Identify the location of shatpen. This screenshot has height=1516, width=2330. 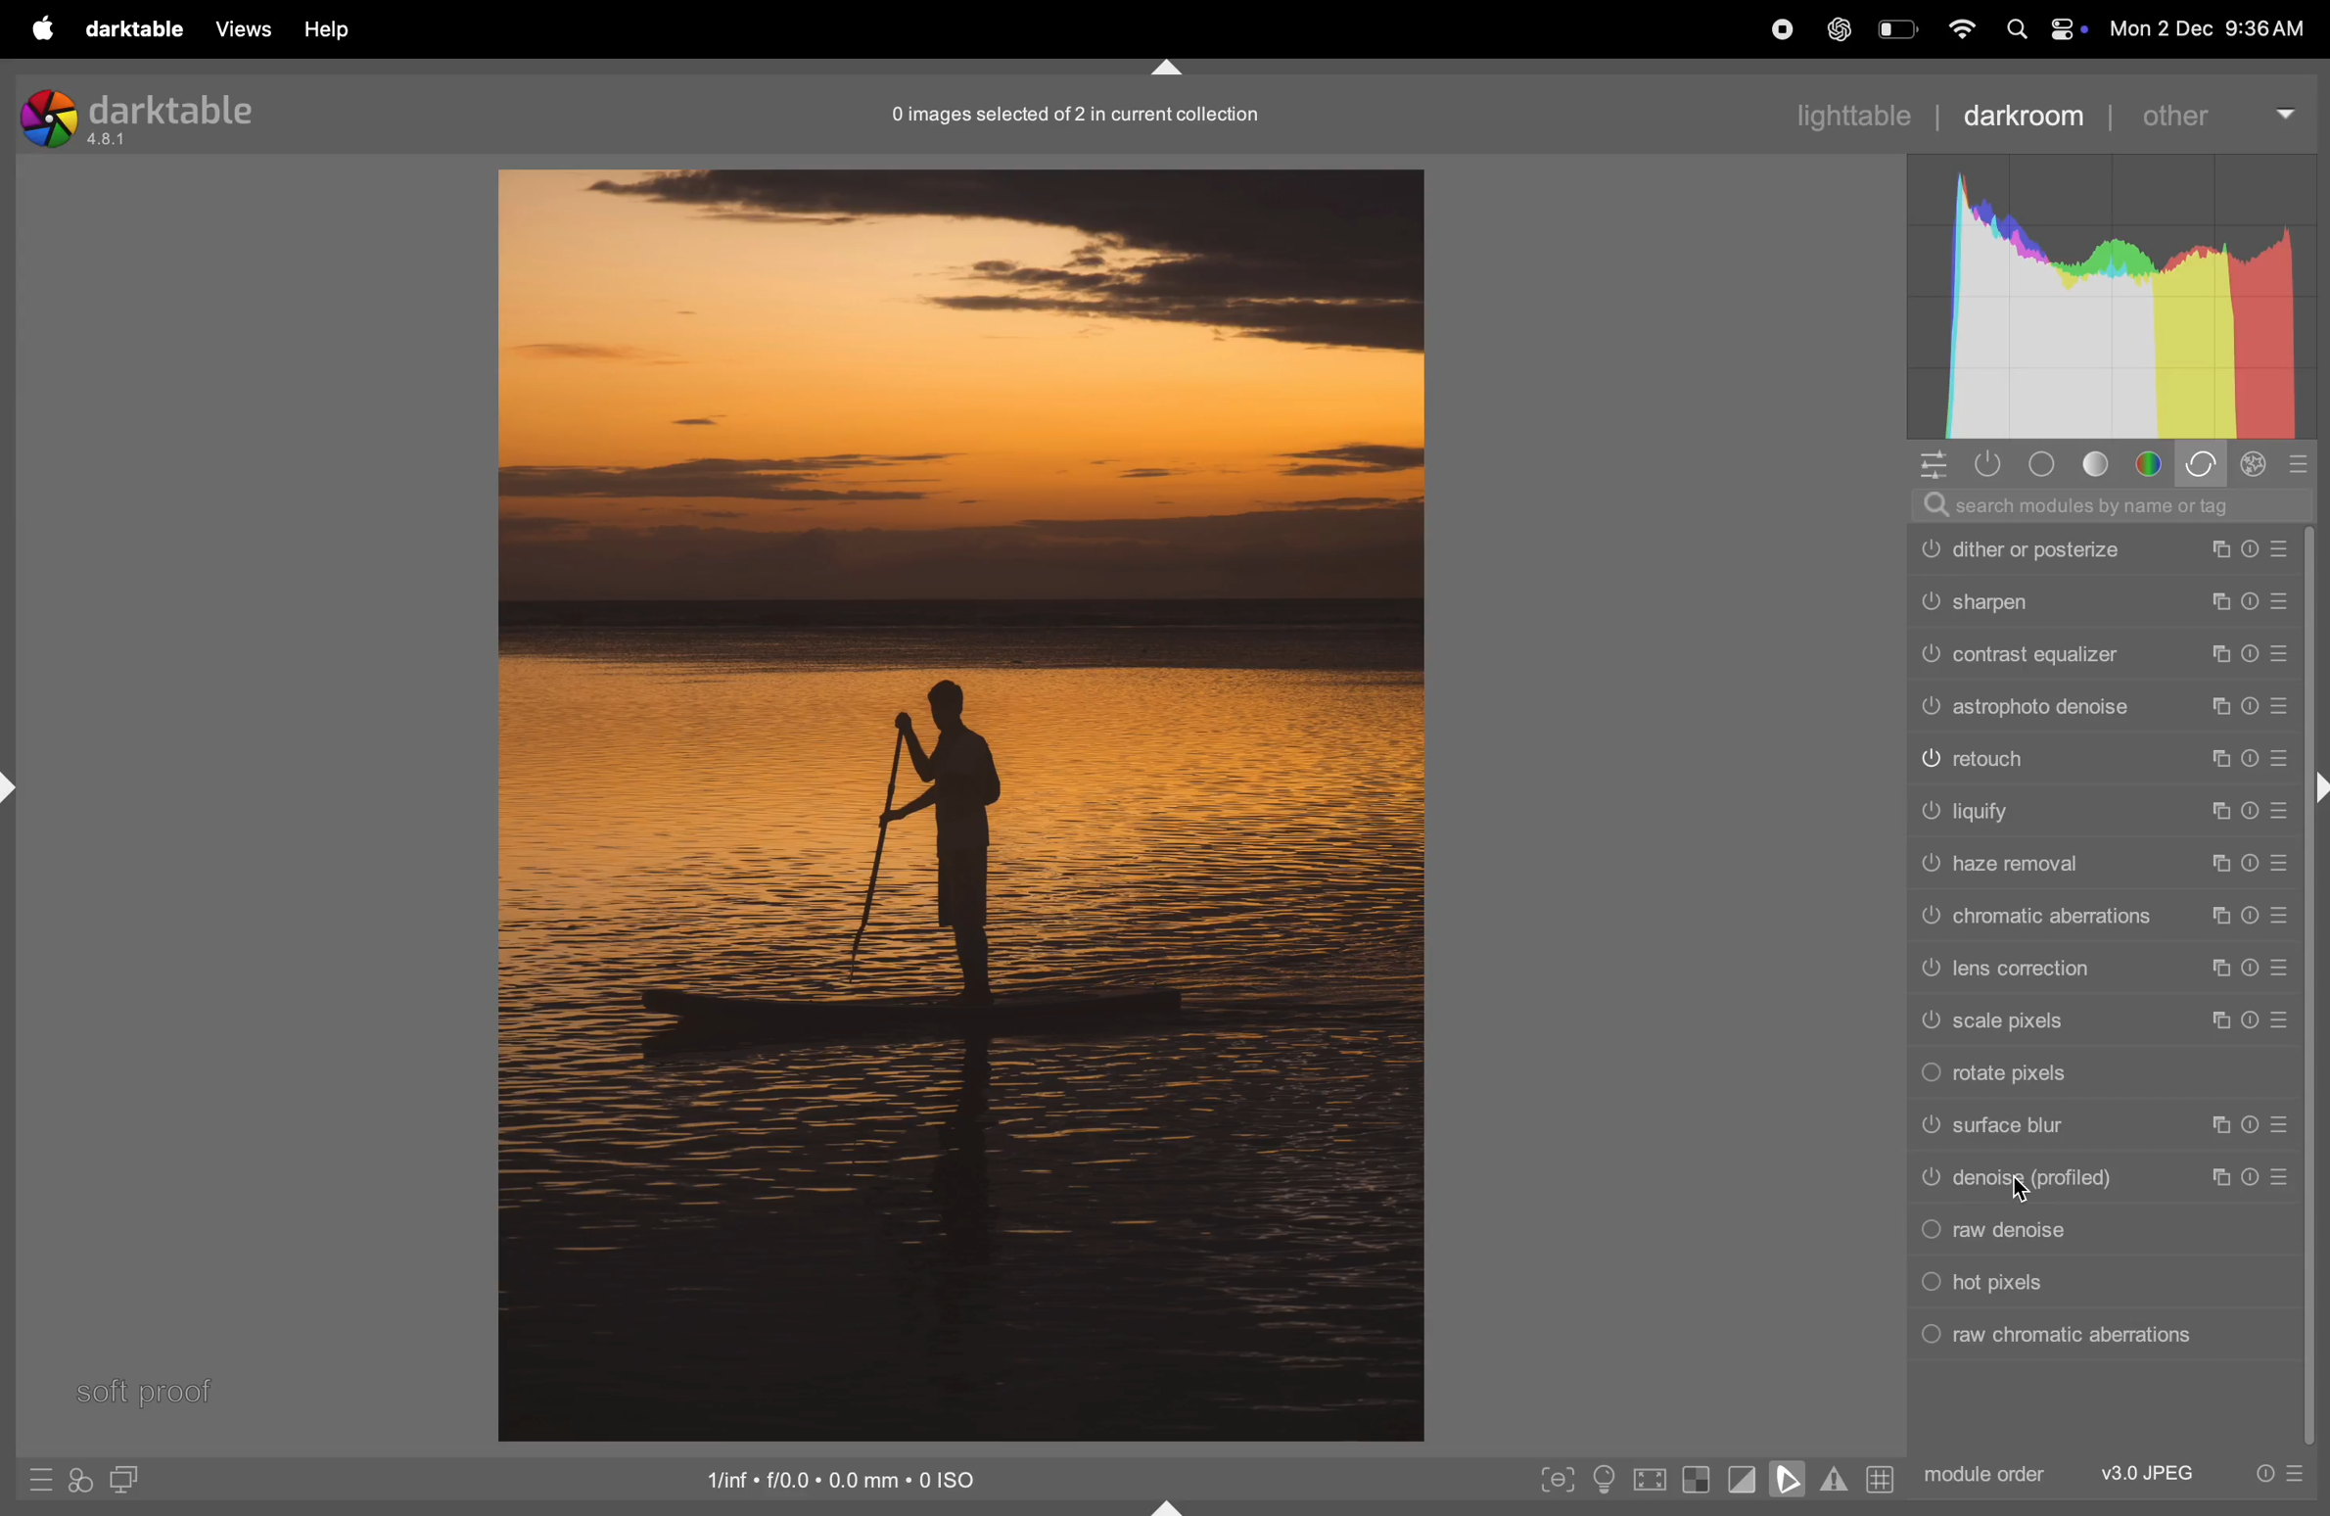
(2105, 597).